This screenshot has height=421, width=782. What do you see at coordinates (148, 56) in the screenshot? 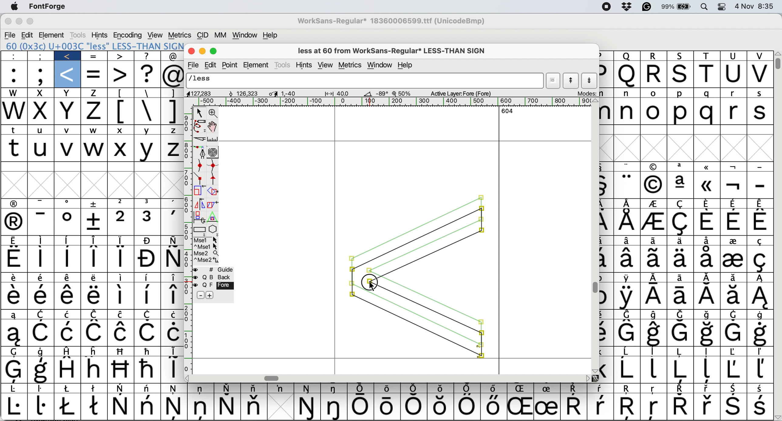
I see `?` at bounding box center [148, 56].